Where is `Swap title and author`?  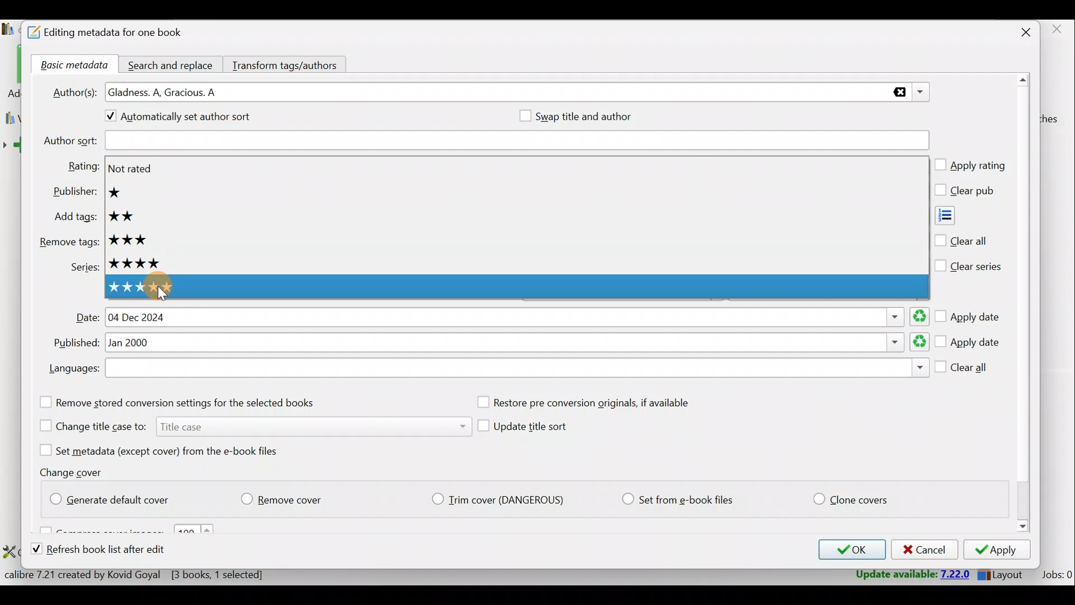 Swap title and author is located at coordinates (596, 116).